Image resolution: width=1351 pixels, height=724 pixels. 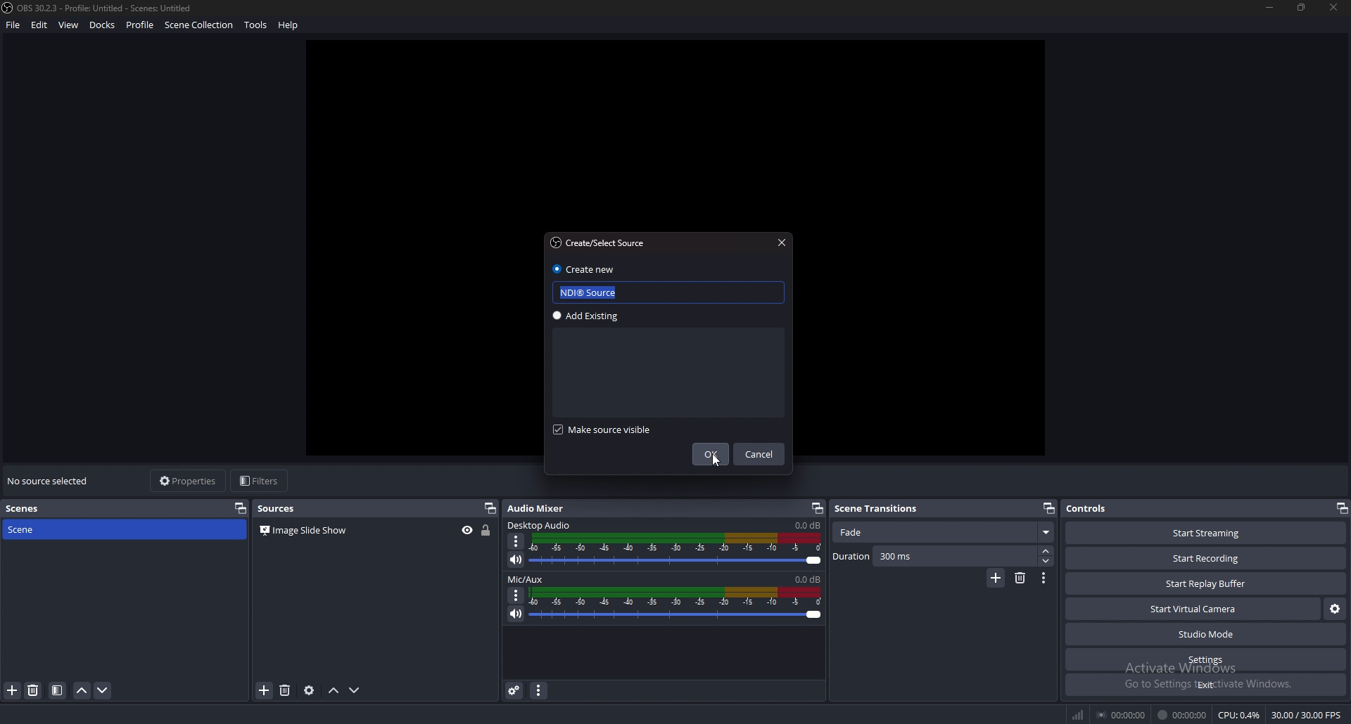 What do you see at coordinates (542, 524) in the screenshot?
I see `desktop audio` at bounding box center [542, 524].